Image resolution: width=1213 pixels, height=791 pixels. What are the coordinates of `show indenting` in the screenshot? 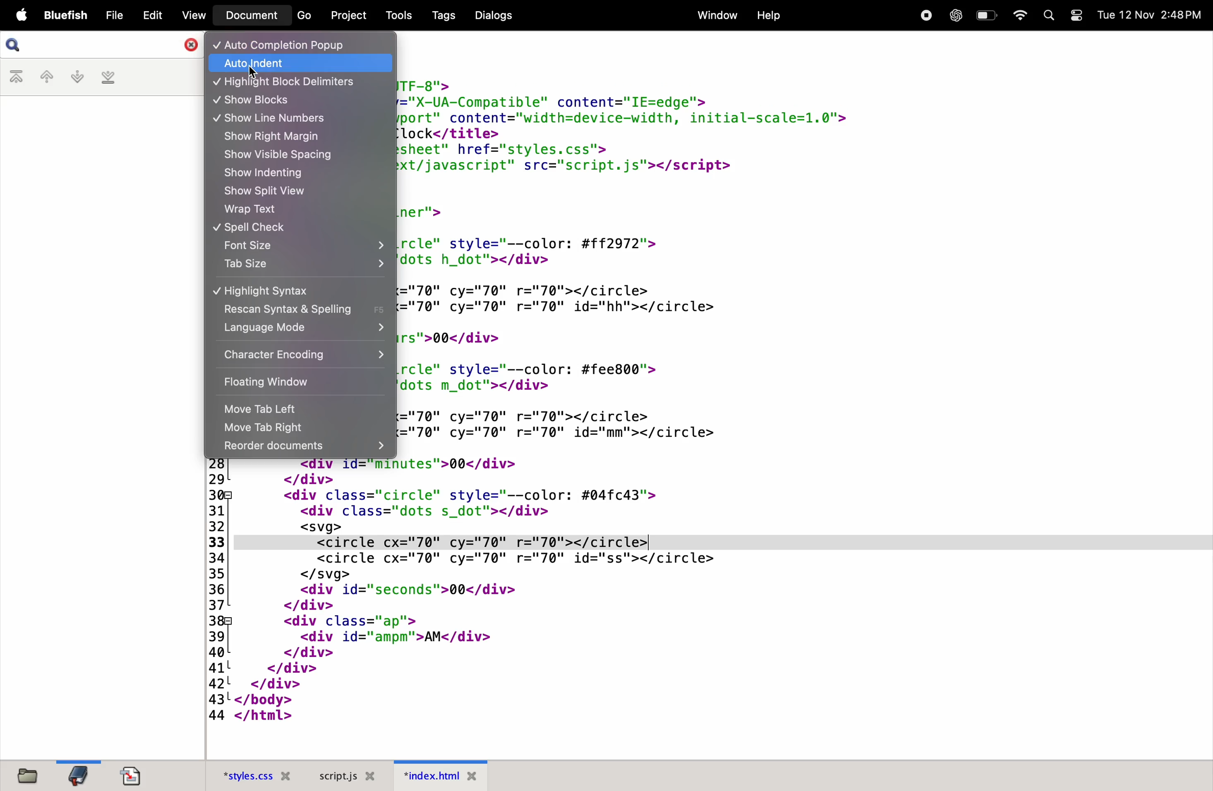 It's located at (298, 175).